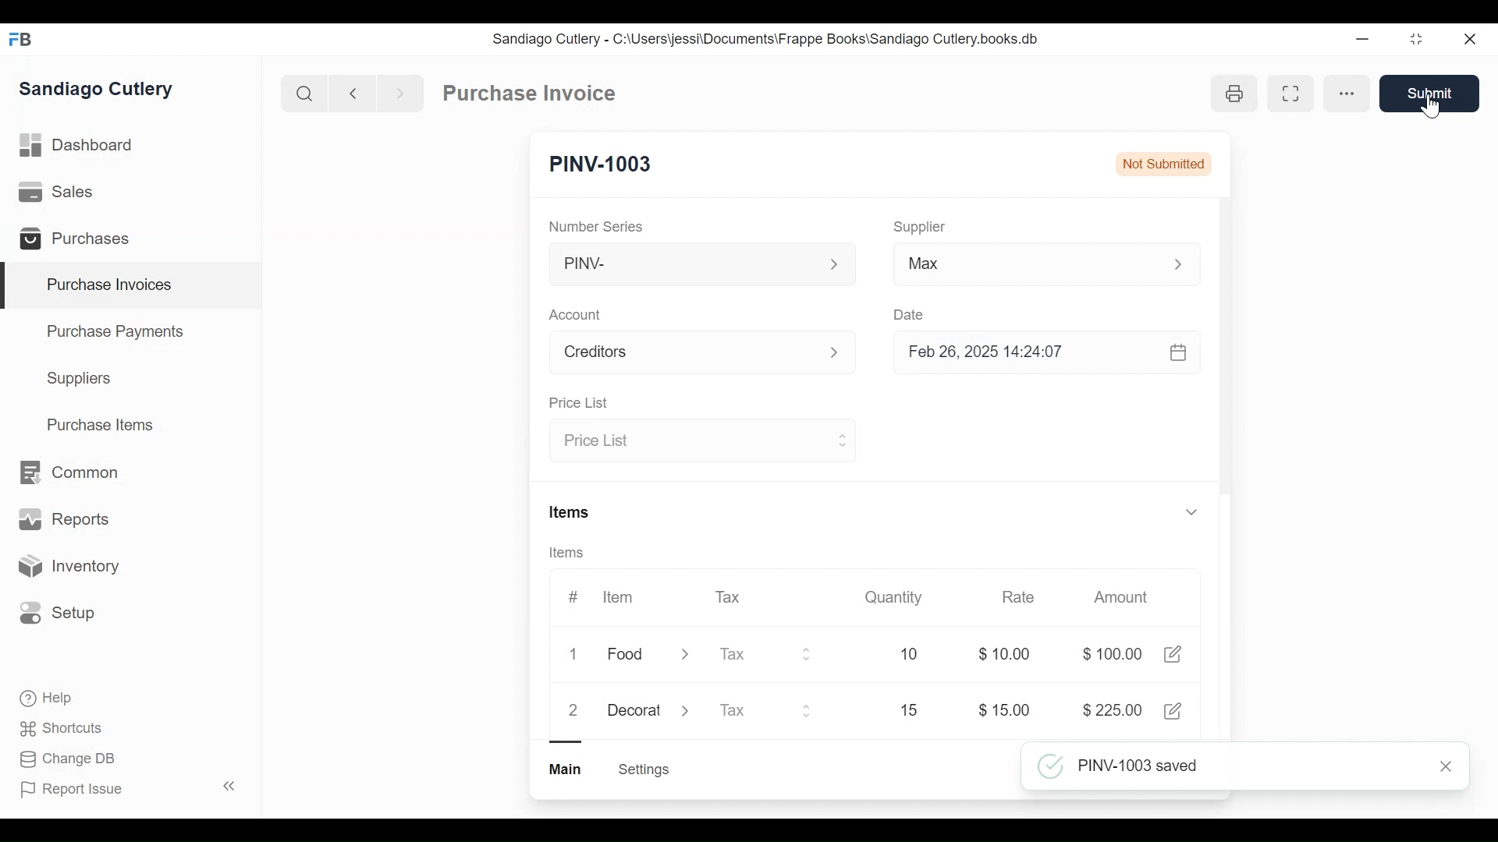 The width and height of the screenshot is (1498, 842). I want to click on Change DB, so click(70, 759).